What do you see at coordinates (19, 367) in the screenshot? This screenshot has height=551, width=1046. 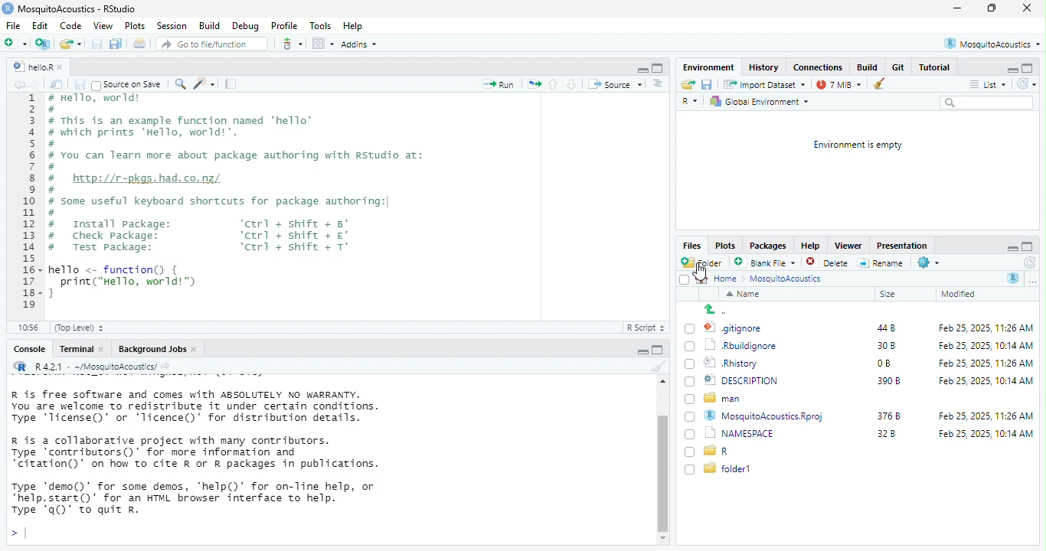 I see `r studio logo` at bounding box center [19, 367].